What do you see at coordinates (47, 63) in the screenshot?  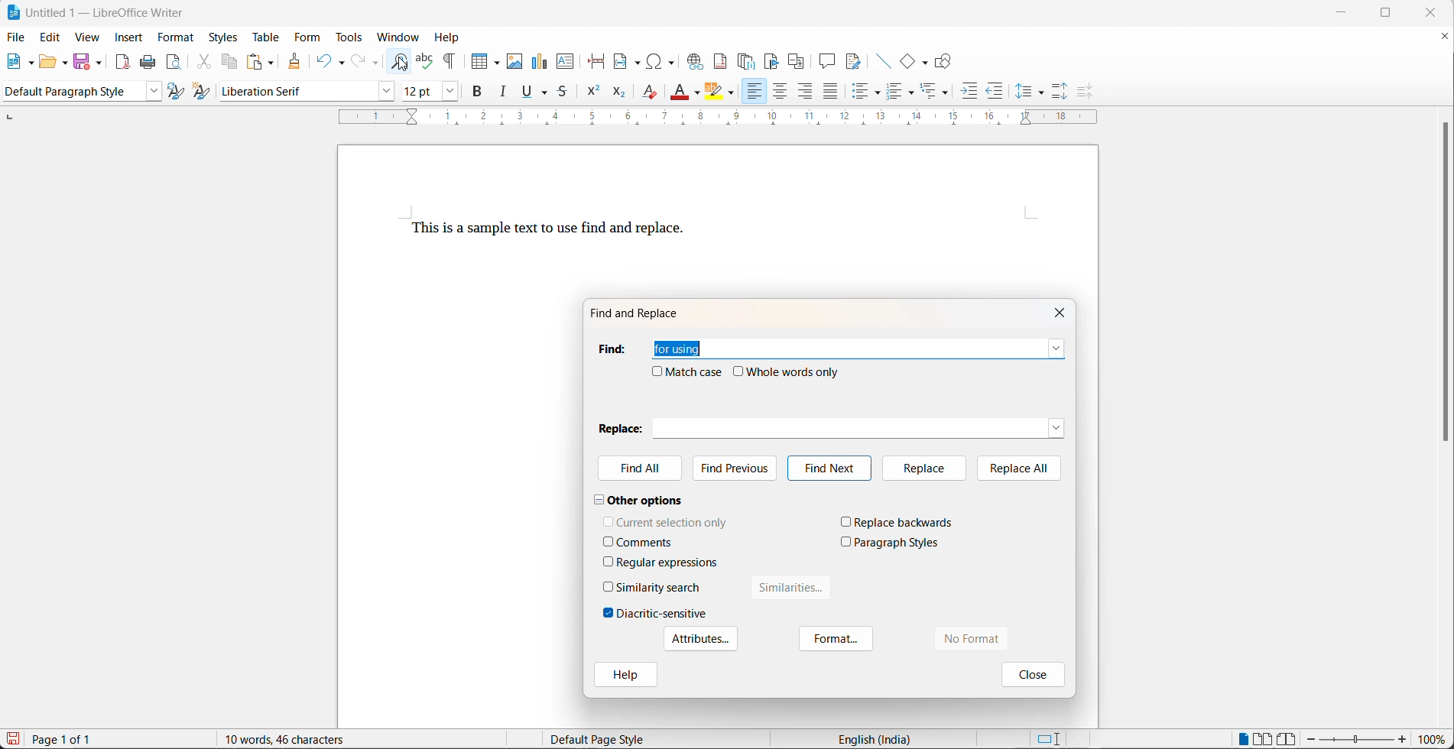 I see `open` at bounding box center [47, 63].